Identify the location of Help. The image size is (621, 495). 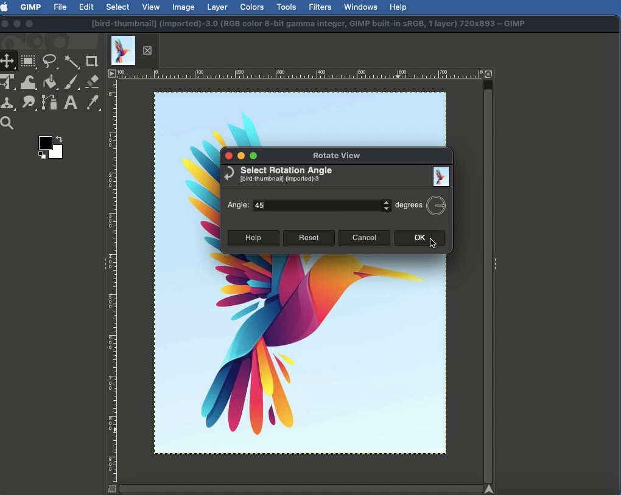
(398, 6).